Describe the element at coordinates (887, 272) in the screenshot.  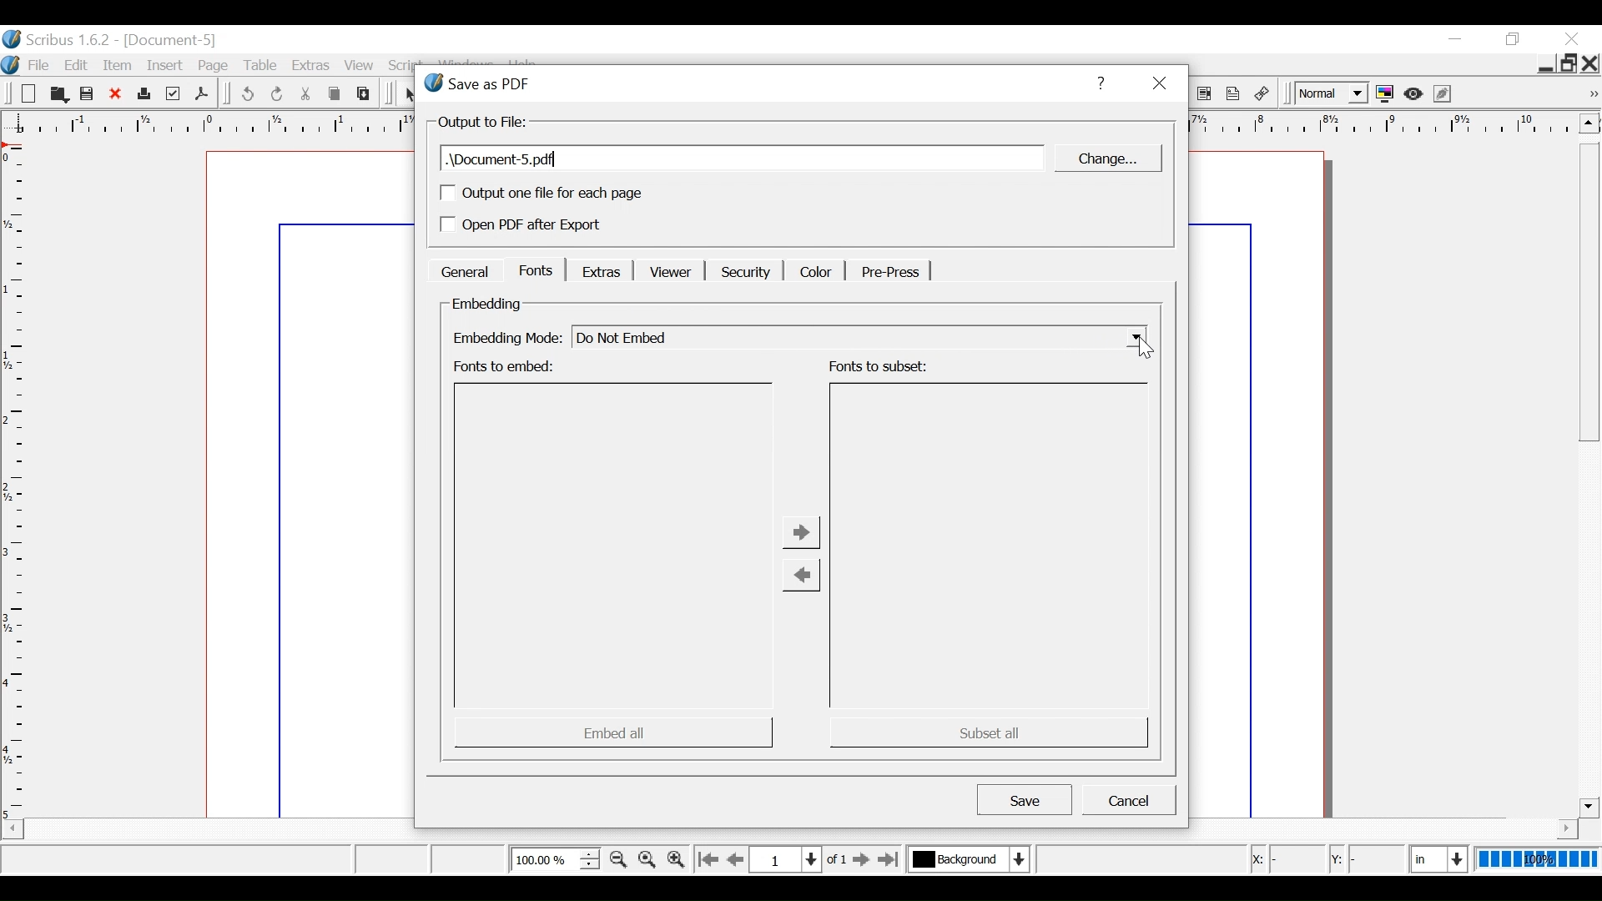
I see `Pre-Press` at that location.